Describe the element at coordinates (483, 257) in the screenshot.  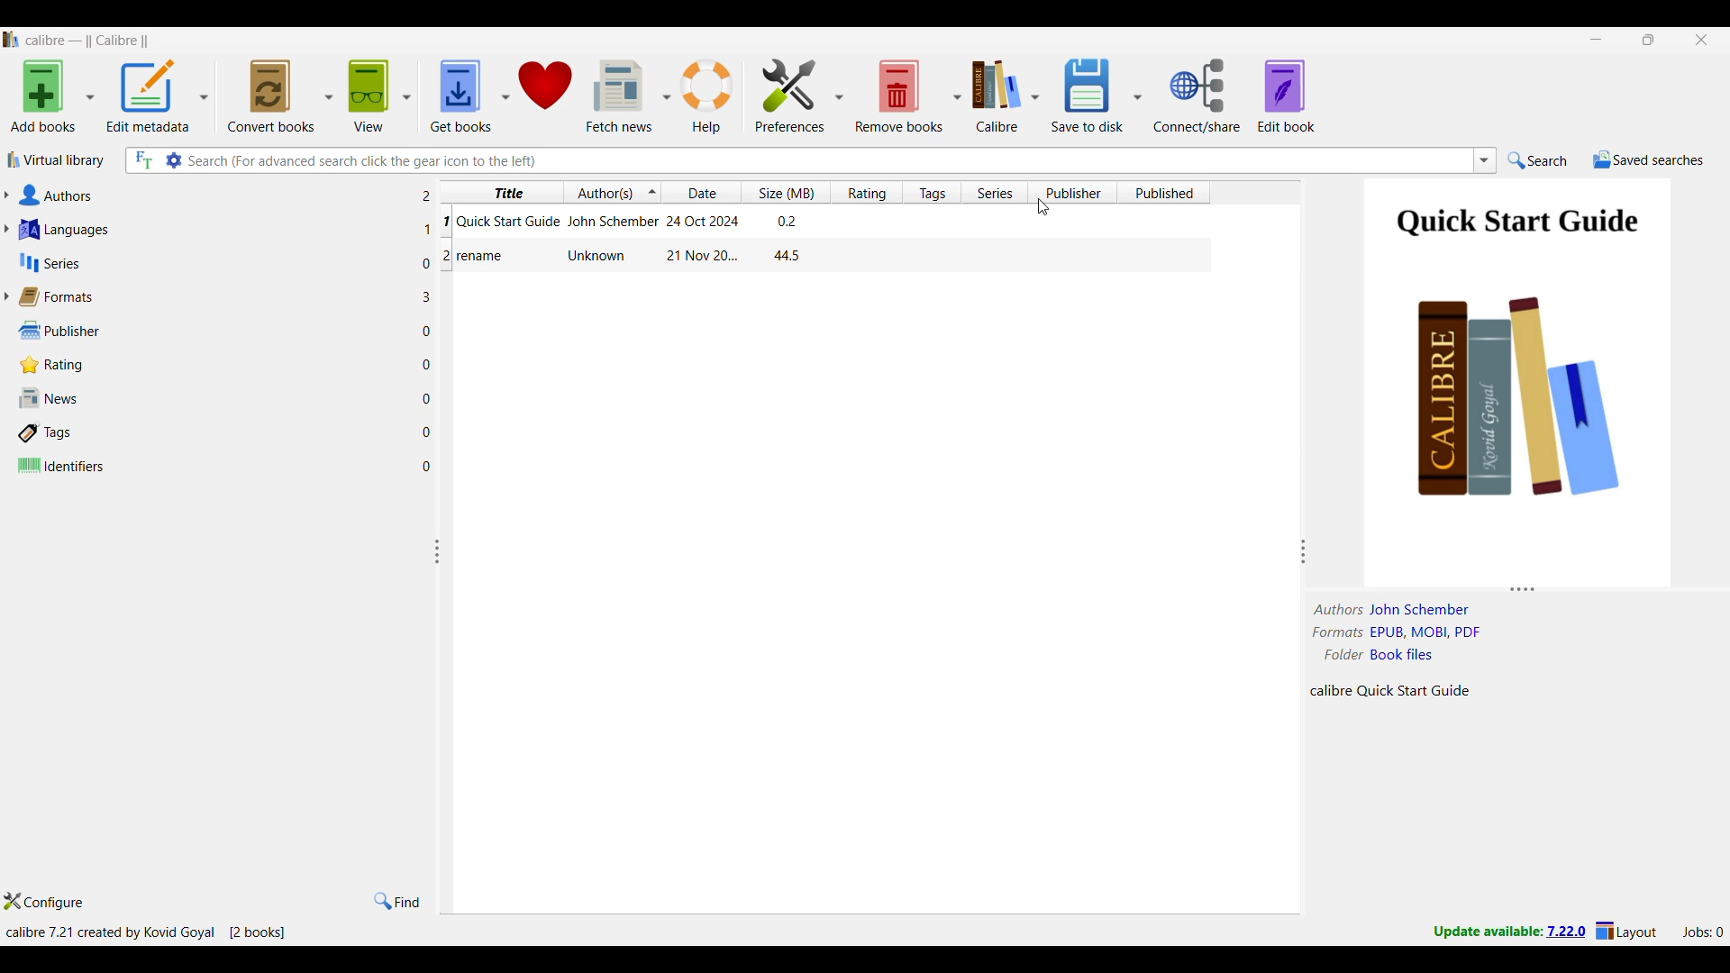
I see `Title` at that location.